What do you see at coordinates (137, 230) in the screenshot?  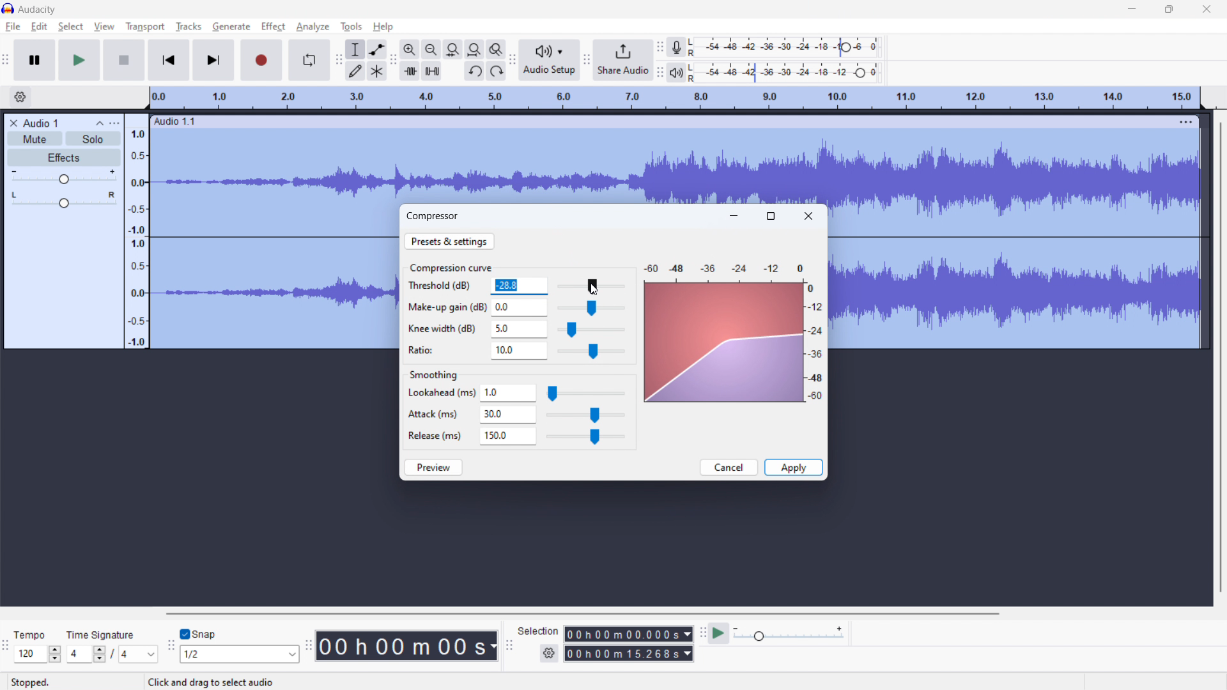 I see `amplitude` at bounding box center [137, 230].